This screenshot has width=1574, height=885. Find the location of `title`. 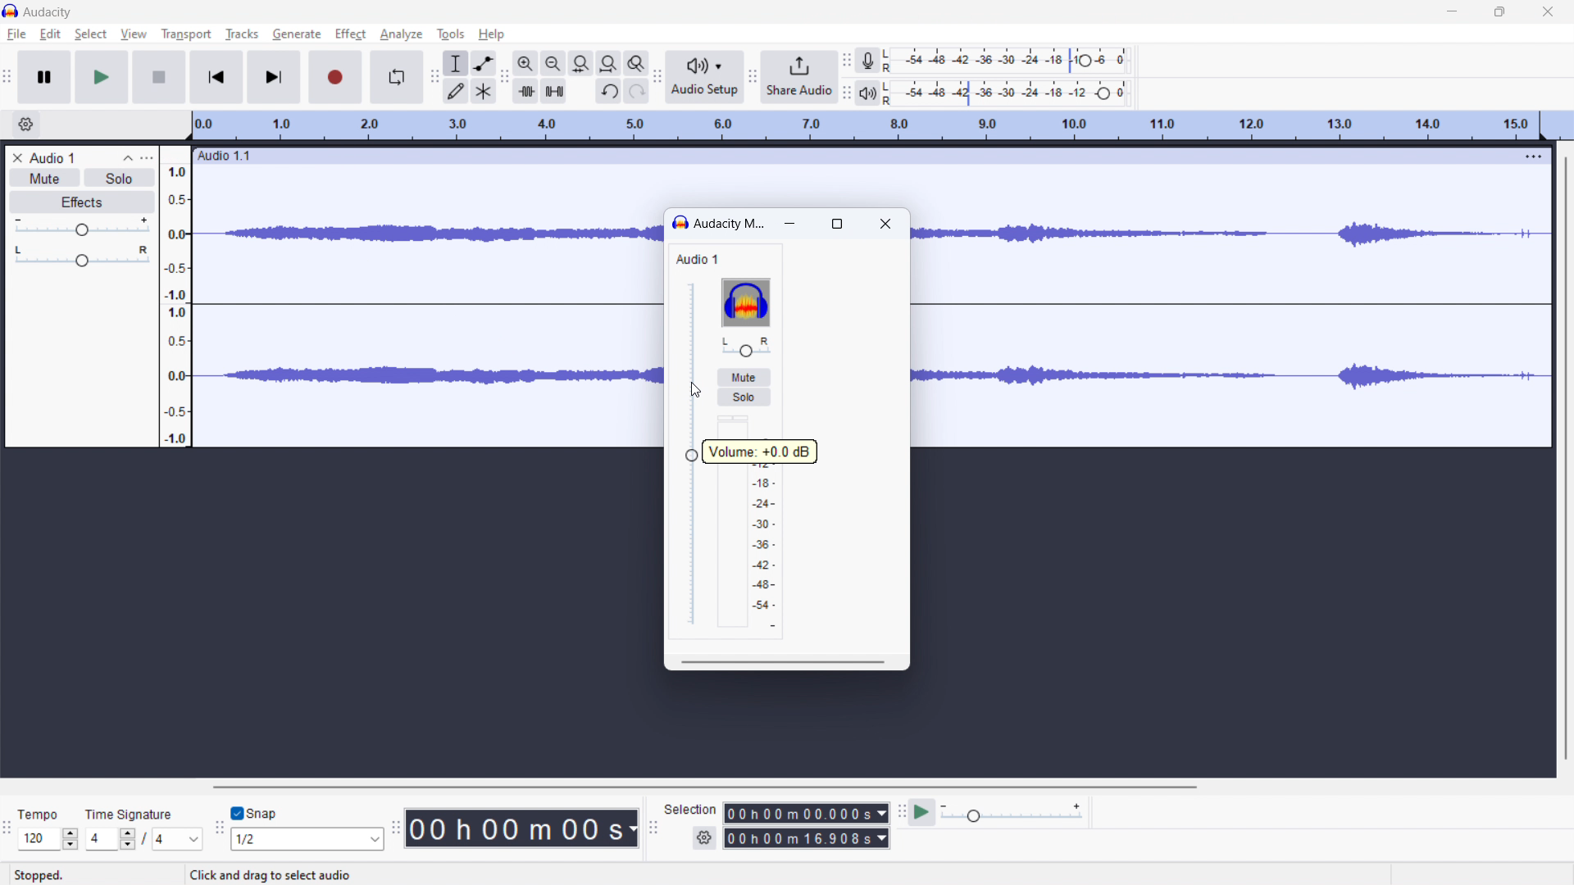

title is located at coordinates (48, 12).